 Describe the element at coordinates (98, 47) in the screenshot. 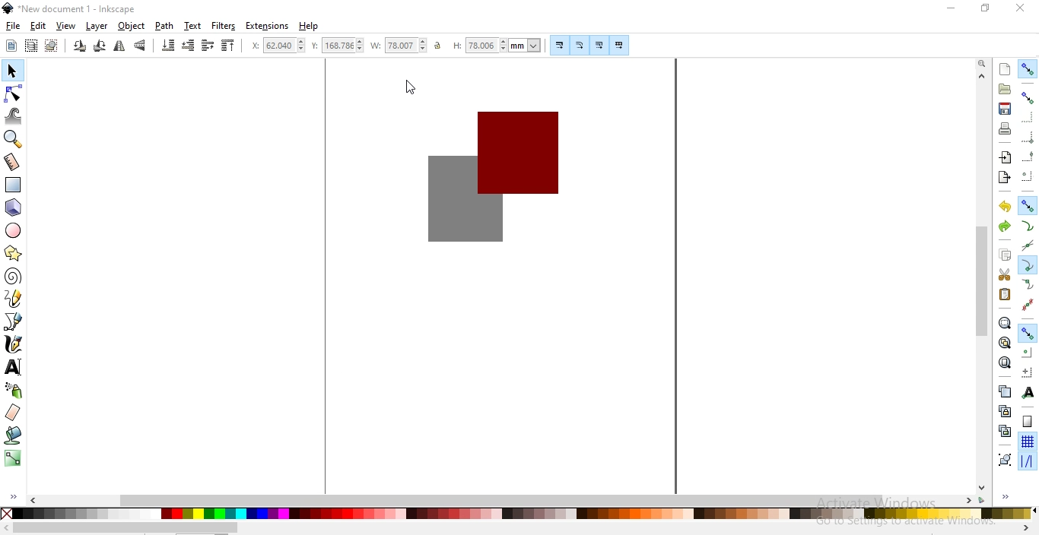

I see `rotate 90 clockwise` at that location.